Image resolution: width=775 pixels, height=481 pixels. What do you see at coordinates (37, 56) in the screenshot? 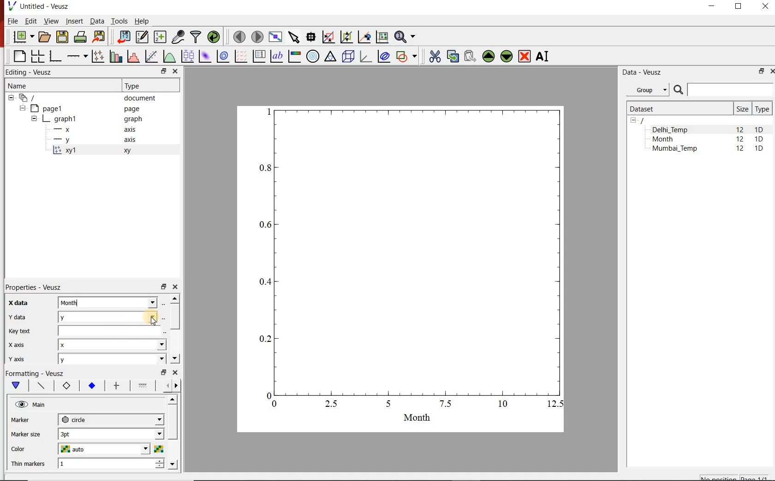
I see `arrange graphs in a grid` at bounding box center [37, 56].